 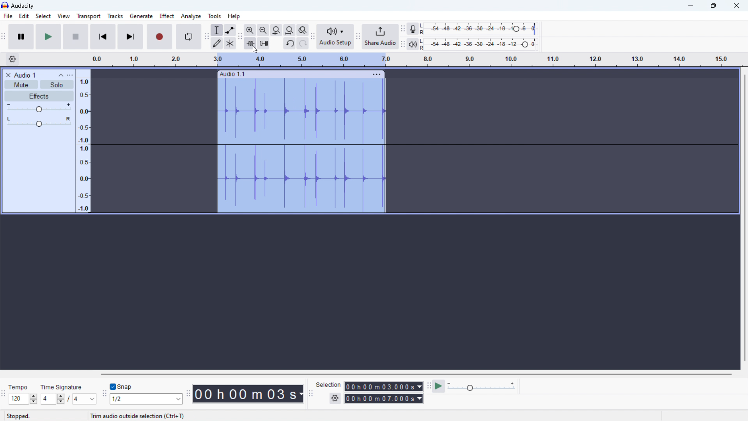 What do you see at coordinates (403, 29) in the screenshot?
I see `recording meter toolbar` at bounding box center [403, 29].